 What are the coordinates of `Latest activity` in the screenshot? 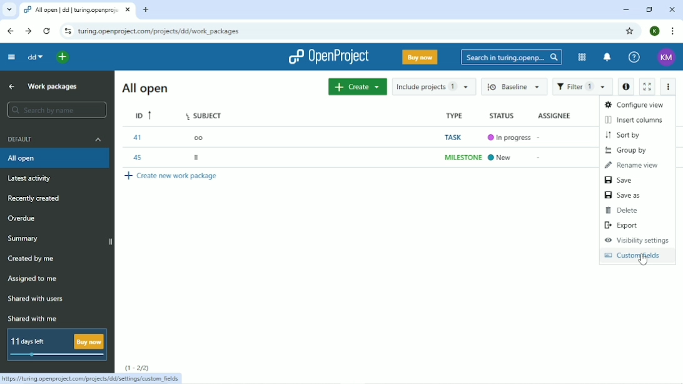 It's located at (31, 179).